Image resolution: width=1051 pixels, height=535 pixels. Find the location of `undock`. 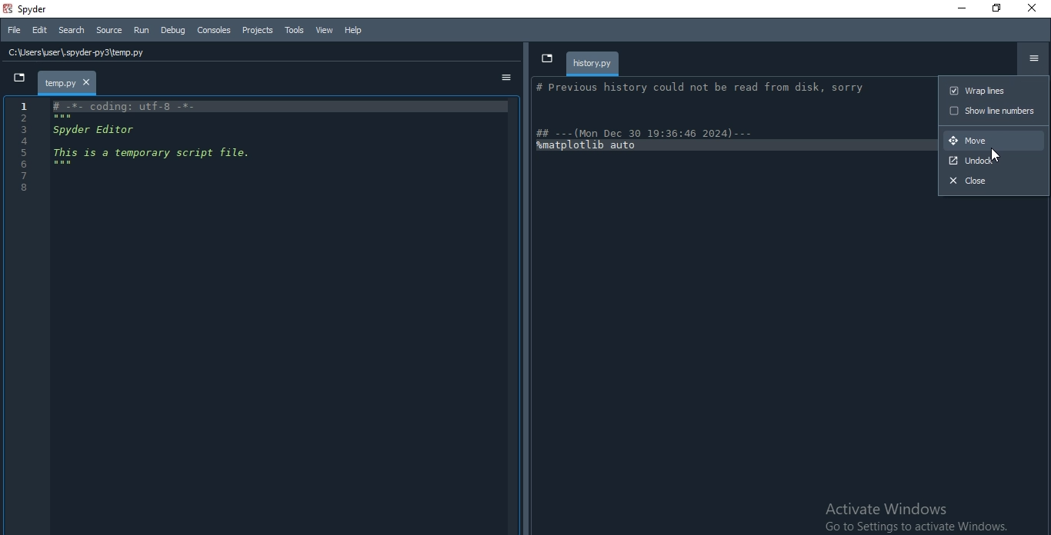

undock is located at coordinates (996, 161).